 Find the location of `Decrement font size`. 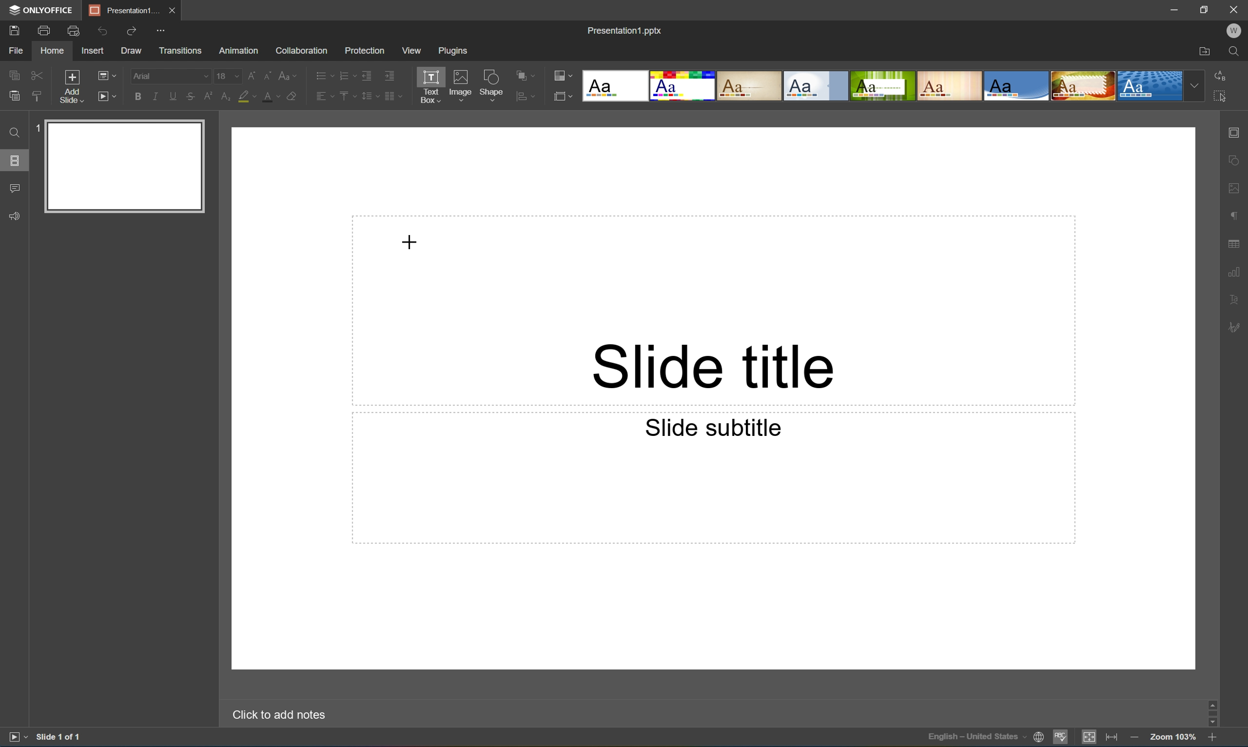

Decrement font size is located at coordinates (267, 74).